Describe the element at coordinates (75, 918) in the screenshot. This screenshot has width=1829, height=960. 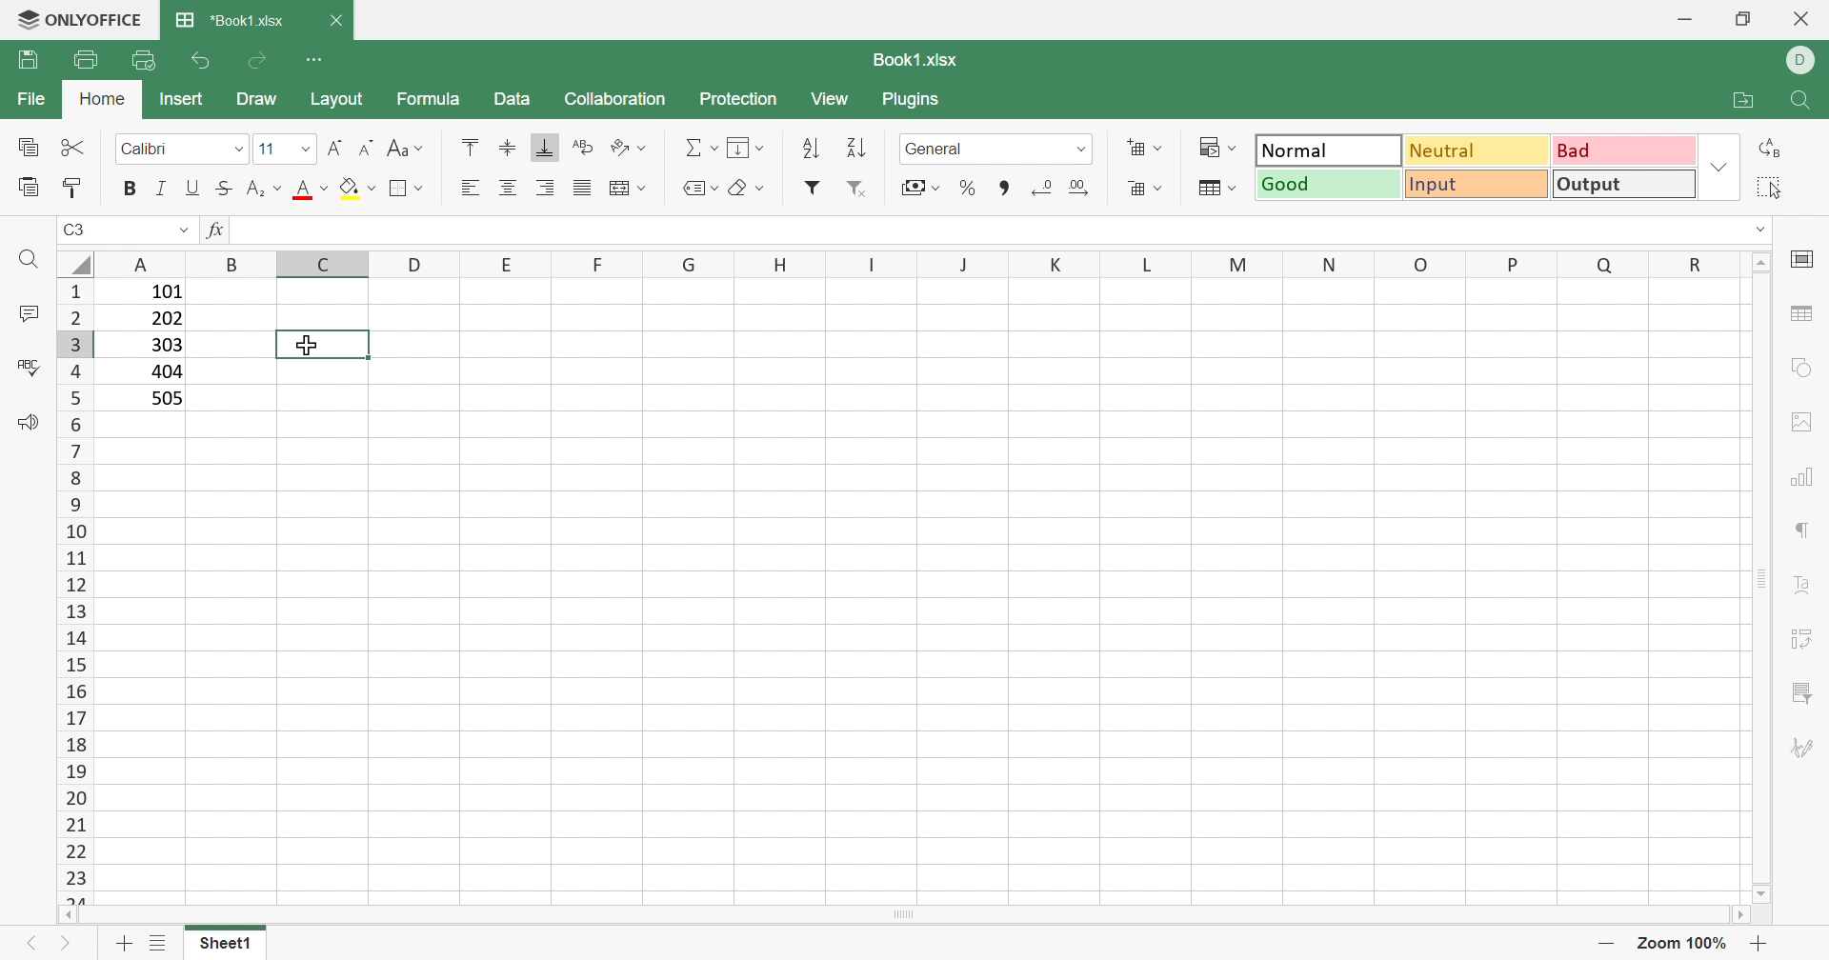
I see `Scroll Left` at that location.